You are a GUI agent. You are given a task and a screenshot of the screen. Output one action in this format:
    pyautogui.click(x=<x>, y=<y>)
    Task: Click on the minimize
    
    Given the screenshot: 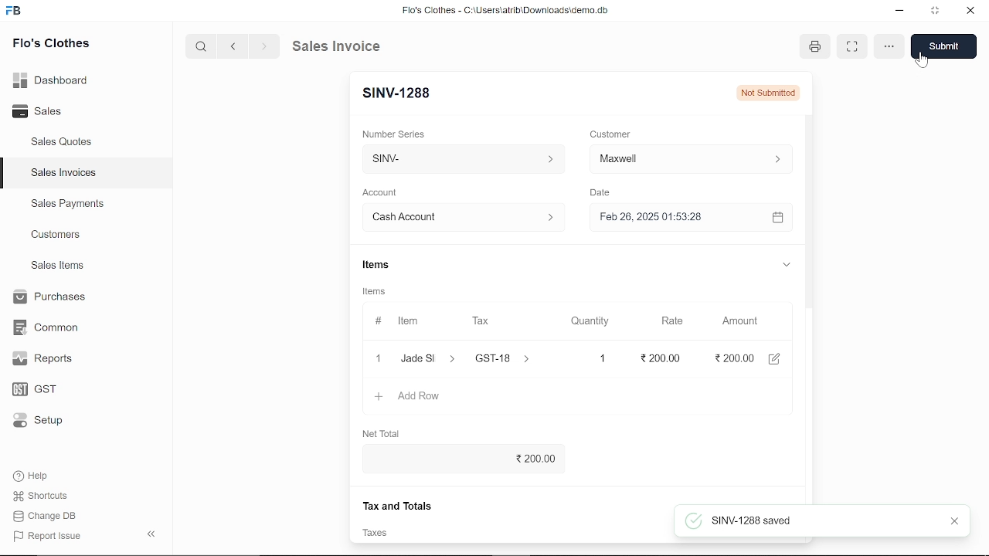 What is the action you would take?
    pyautogui.click(x=901, y=12)
    